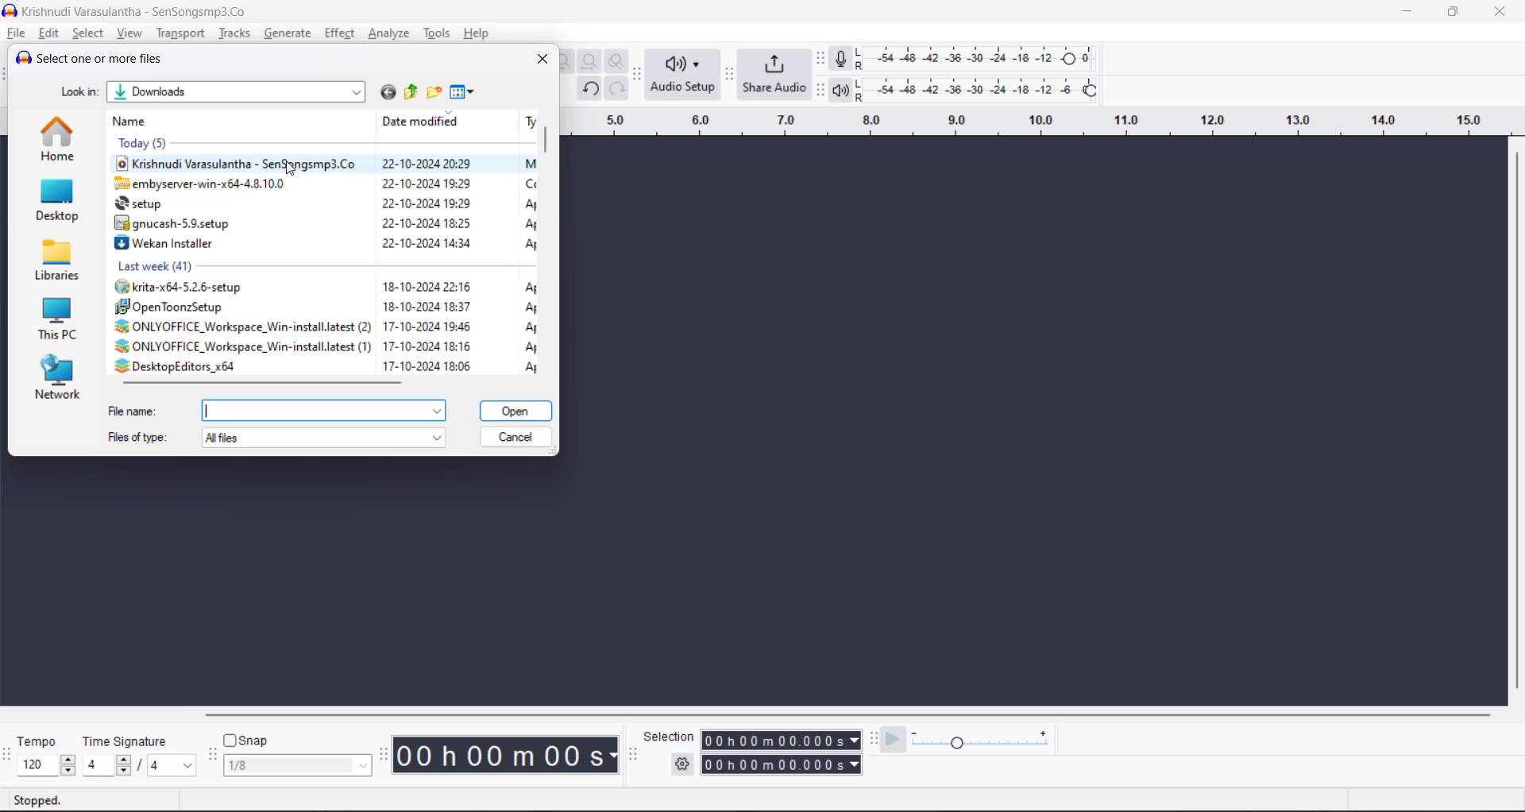 Image resolution: width=1525 pixels, height=812 pixels. Describe the element at coordinates (46, 766) in the screenshot. I see `speed selector` at that location.